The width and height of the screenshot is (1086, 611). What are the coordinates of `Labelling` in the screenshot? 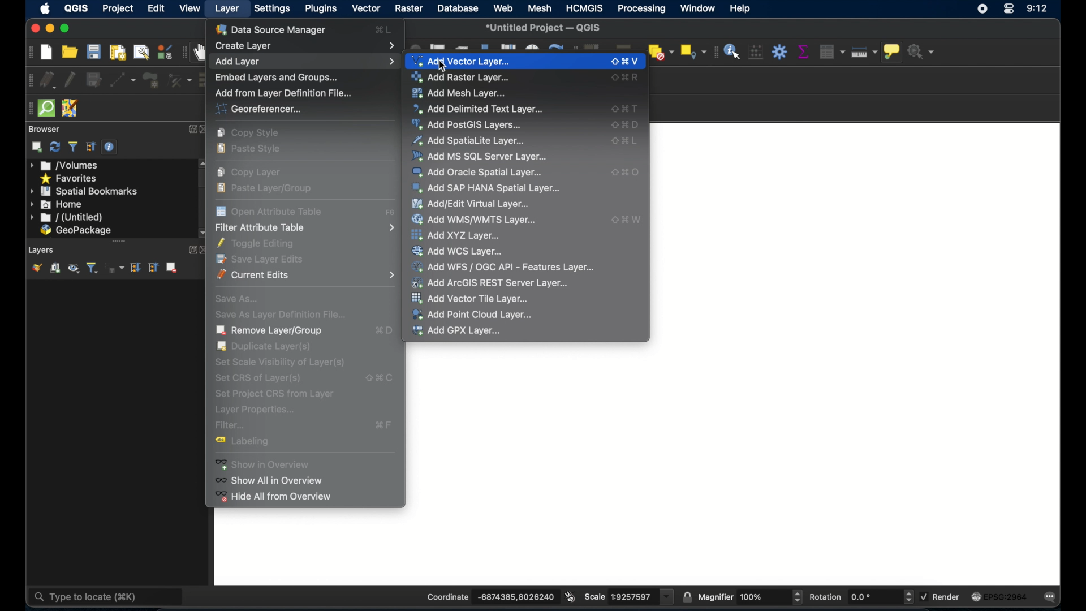 It's located at (254, 444).